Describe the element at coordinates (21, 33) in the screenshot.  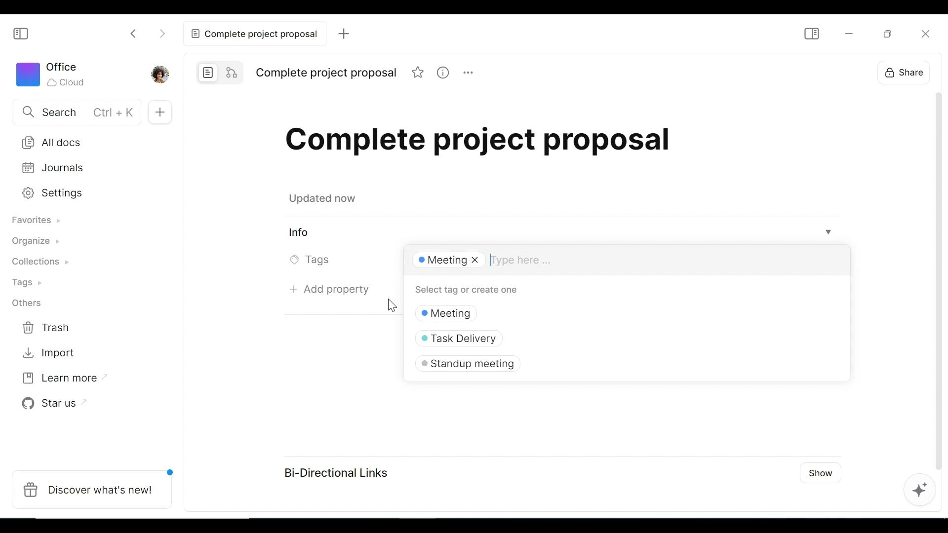
I see `Show/Hide Sidebar` at that location.